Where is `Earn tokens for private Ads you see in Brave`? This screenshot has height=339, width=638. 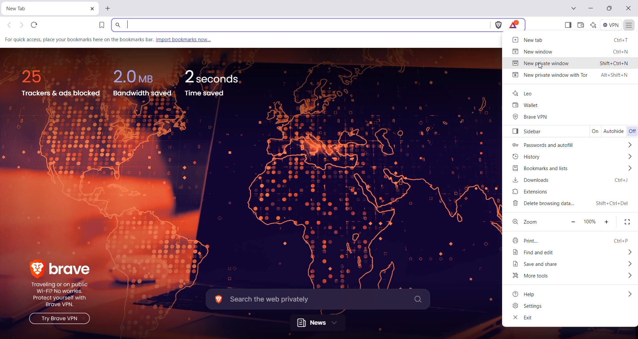
Earn tokens for private Ads you see in Brave is located at coordinates (514, 25).